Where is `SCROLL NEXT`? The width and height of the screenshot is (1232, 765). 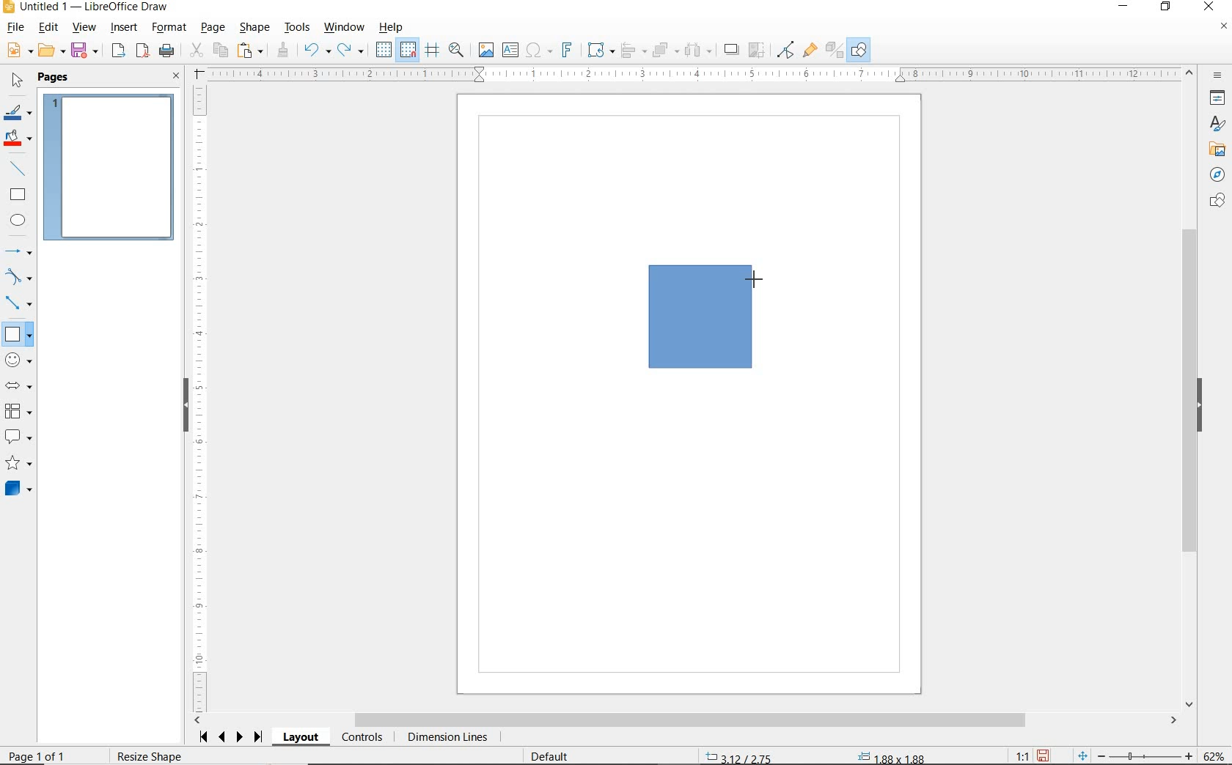
SCROLL NEXT is located at coordinates (232, 737).